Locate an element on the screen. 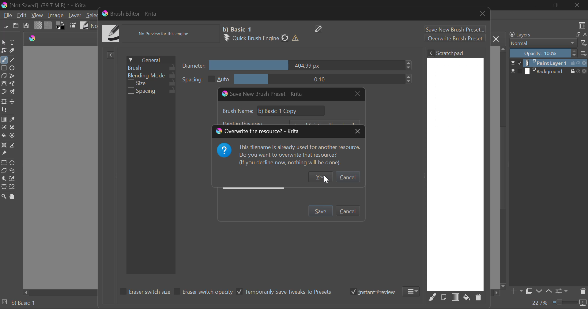  Scroll Bar is located at coordinates (503, 167).